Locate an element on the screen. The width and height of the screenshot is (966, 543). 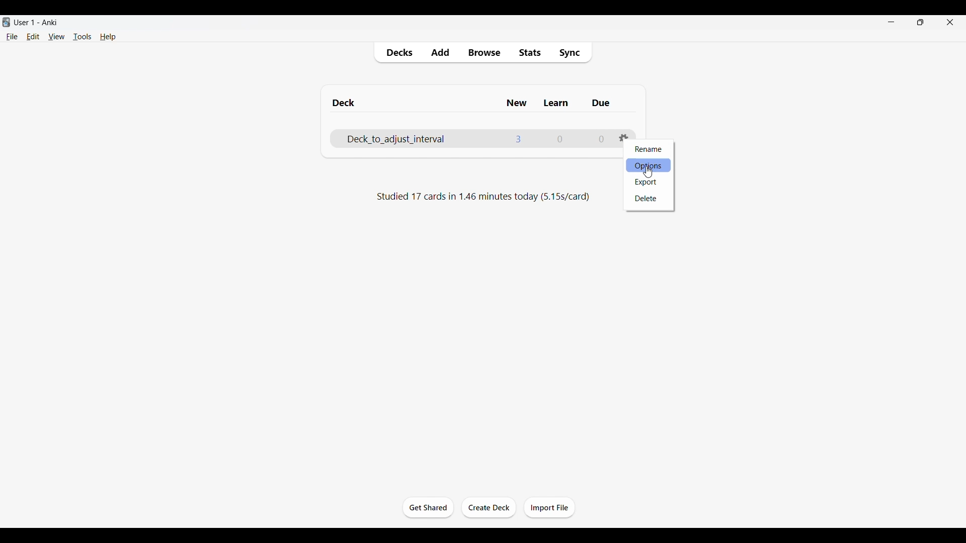
Deck column is located at coordinates (413, 104).